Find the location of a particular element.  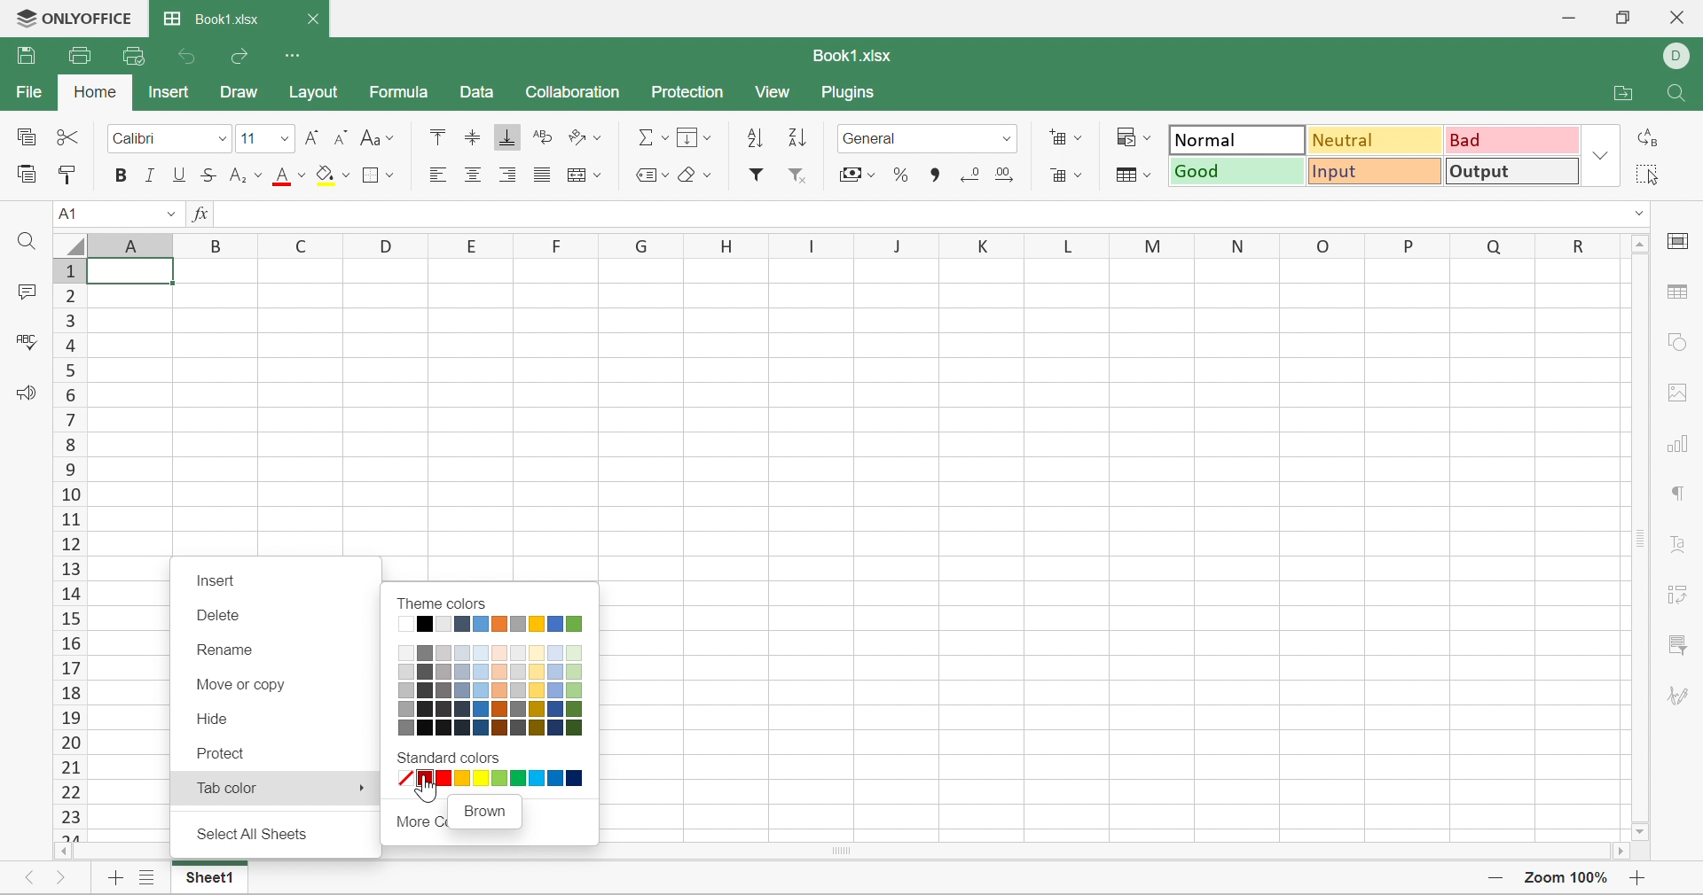

Text art settings is located at coordinates (1679, 543).